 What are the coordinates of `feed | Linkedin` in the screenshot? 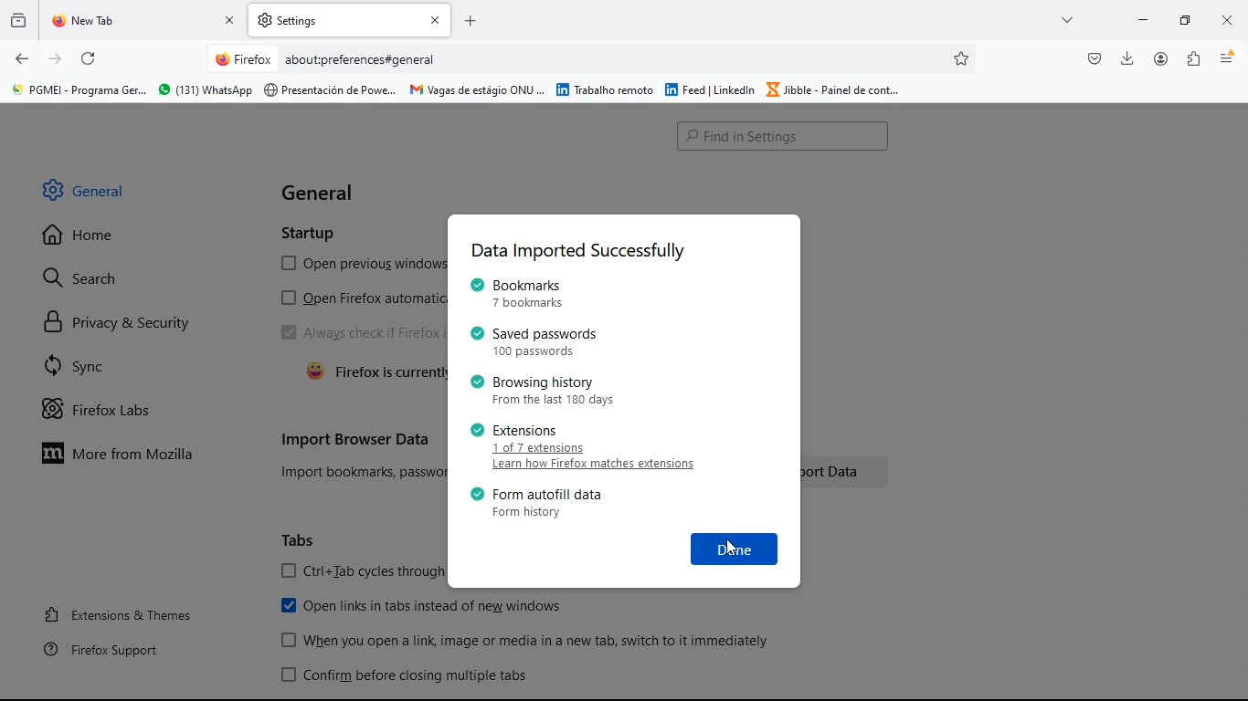 It's located at (711, 89).